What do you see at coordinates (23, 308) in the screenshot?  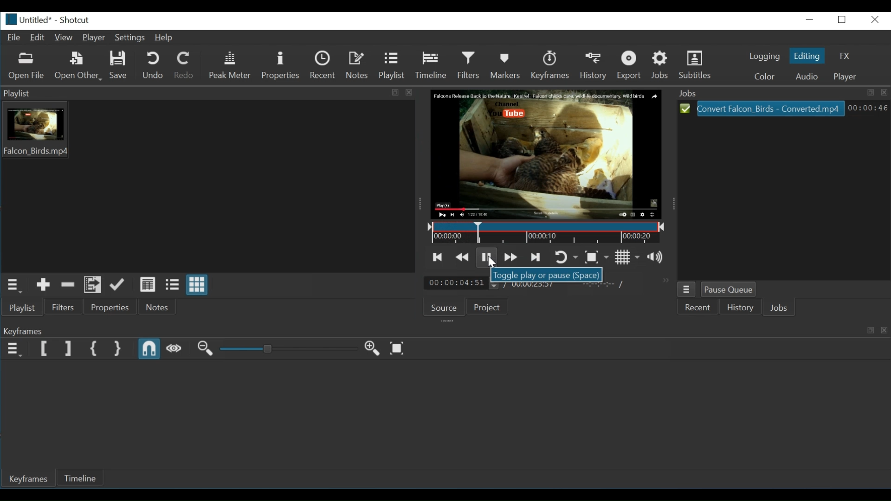 I see `Playlist` at bounding box center [23, 308].